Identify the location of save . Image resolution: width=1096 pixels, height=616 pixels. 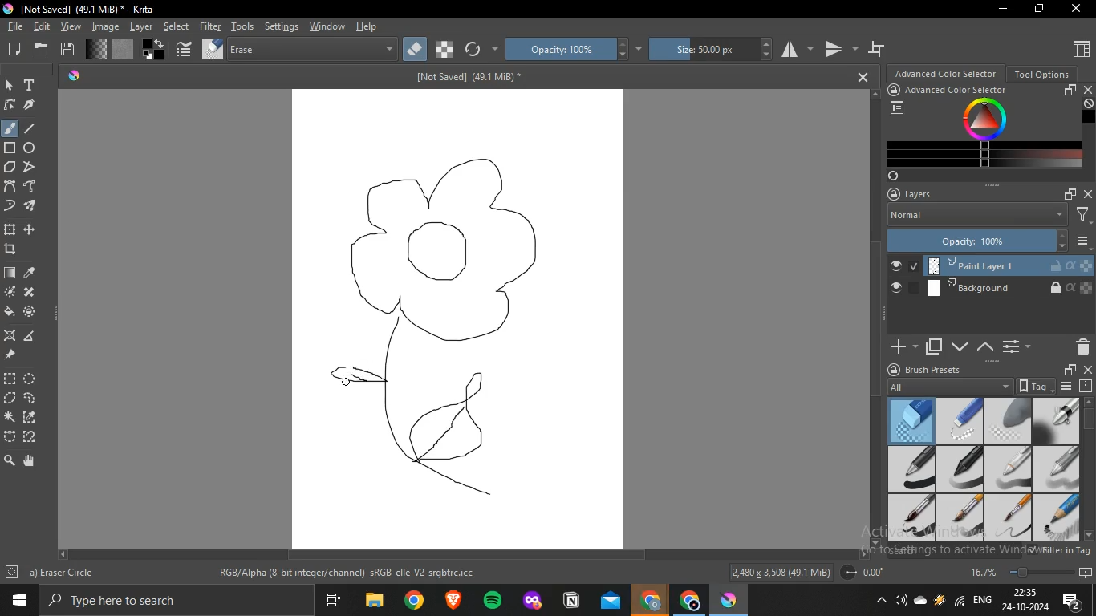
(68, 49).